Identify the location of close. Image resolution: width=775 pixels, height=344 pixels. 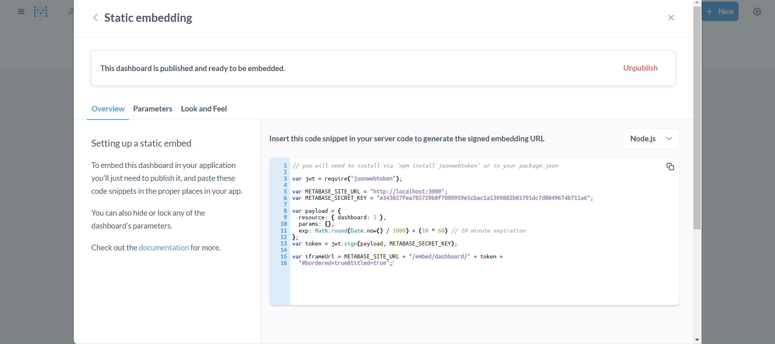
(670, 17).